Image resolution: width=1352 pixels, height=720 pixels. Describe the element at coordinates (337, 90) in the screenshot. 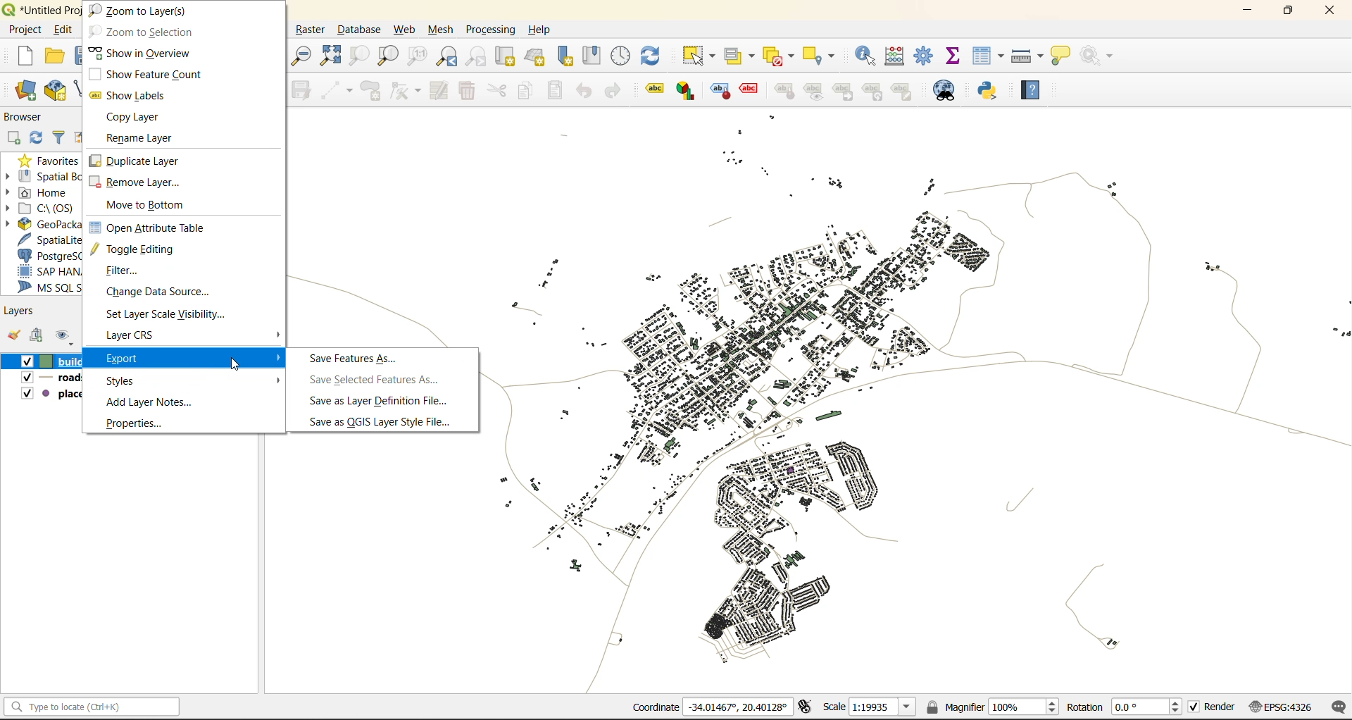

I see `digitize` at that location.